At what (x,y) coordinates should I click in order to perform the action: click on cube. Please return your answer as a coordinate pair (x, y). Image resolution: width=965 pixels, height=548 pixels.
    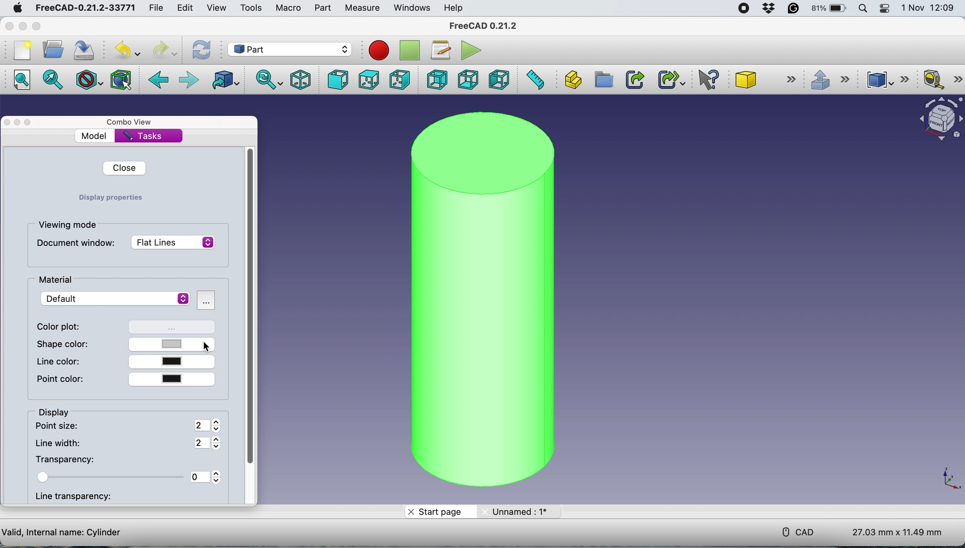
    Looking at the image, I should click on (766, 78).